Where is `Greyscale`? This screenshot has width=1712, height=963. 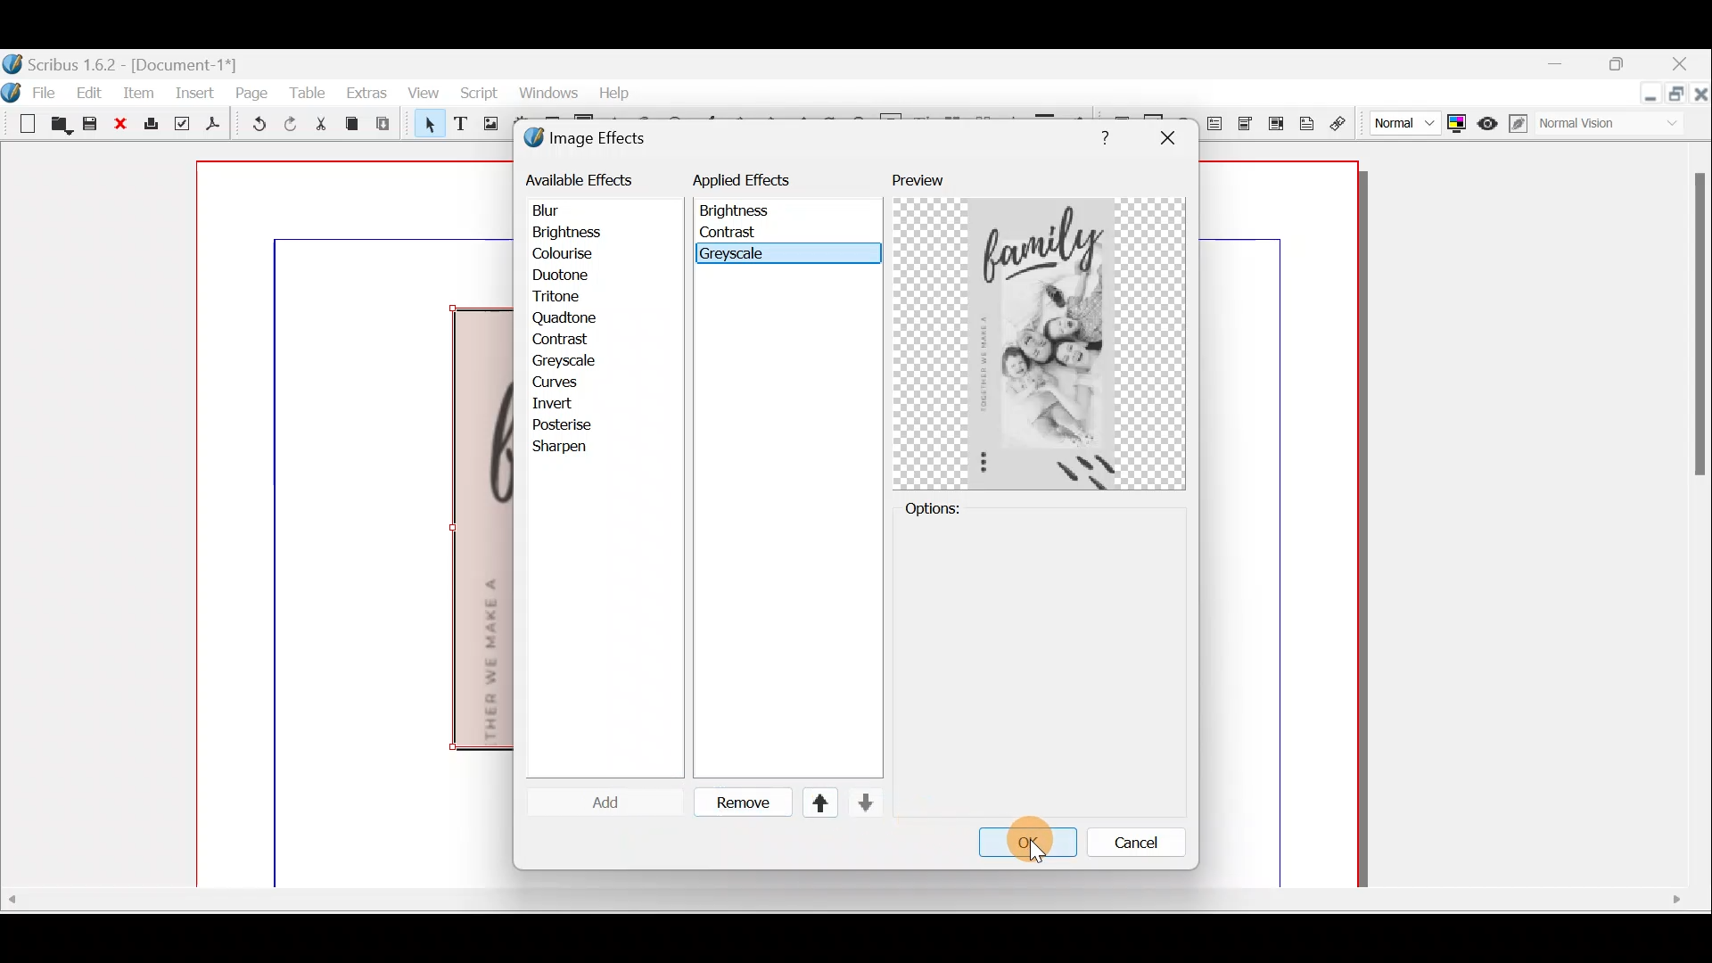 Greyscale is located at coordinates (739, 254).